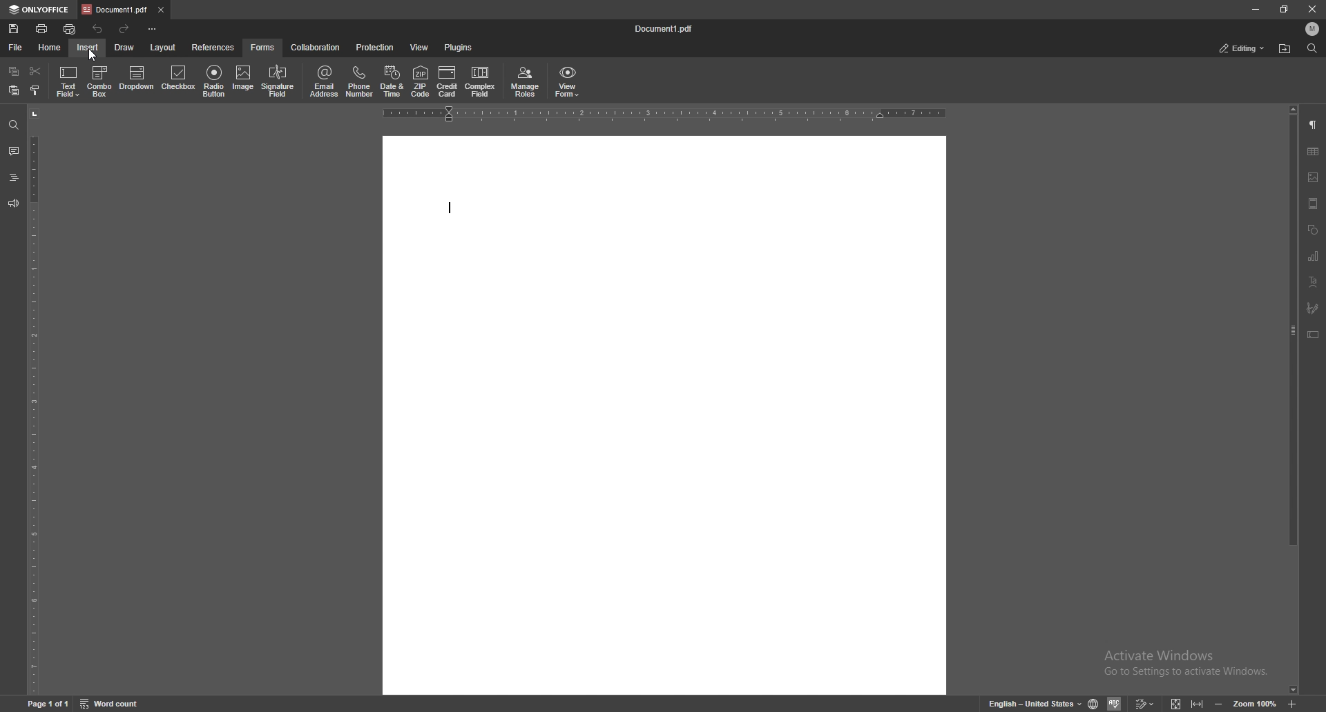 Image resolution: width=1326 pixels, height=712 pixels. What do you see at coordinates (1314, 152) in the screenshot?
I see `table` at bounding box center [1314, 152].